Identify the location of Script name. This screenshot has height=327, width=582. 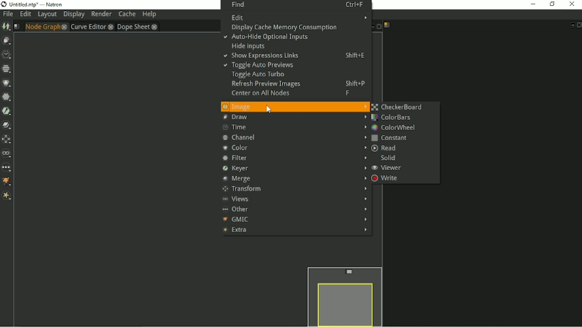
(17, 27).